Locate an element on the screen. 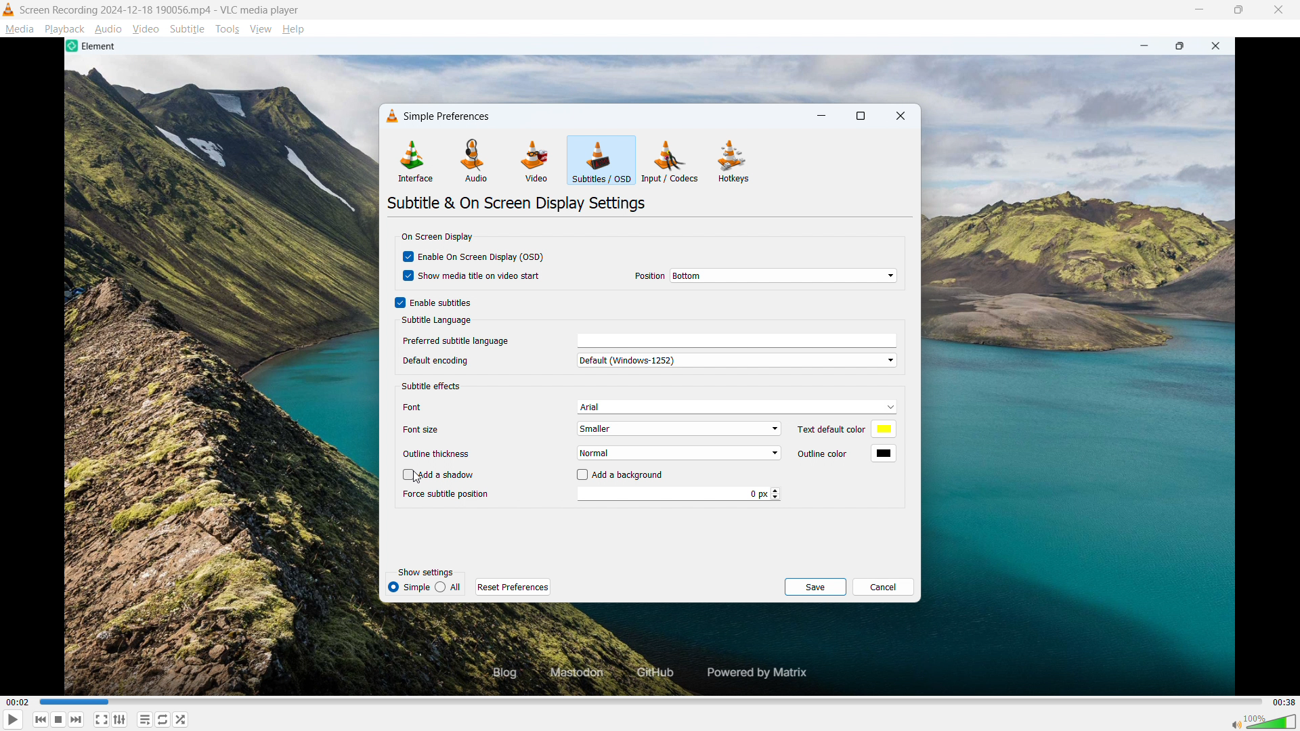  Play  is located at coordinates (13, 719).